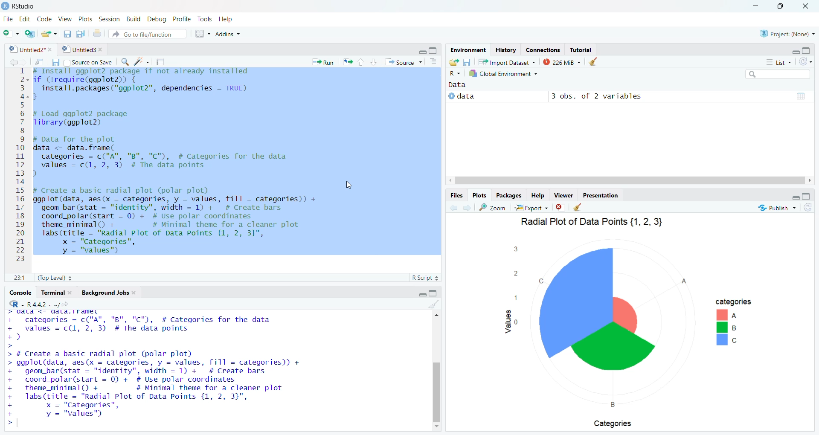  What do you see at coordinates (421, 294) in the screenshot?
I see `Minimize` at bounding box center [421, 294].